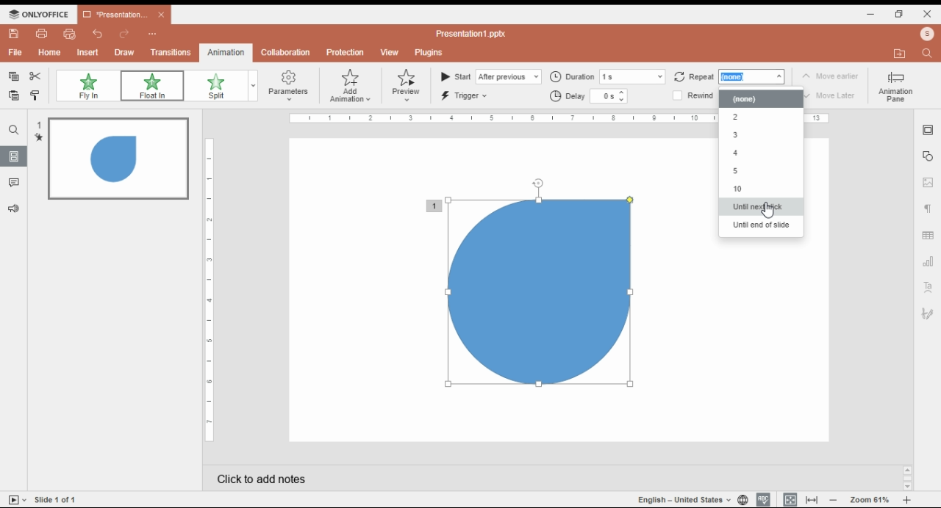 This screenshot has height=508, width=941. Describe the element at coordinates (152, 32) in the screenshot. I see `more` at that location.